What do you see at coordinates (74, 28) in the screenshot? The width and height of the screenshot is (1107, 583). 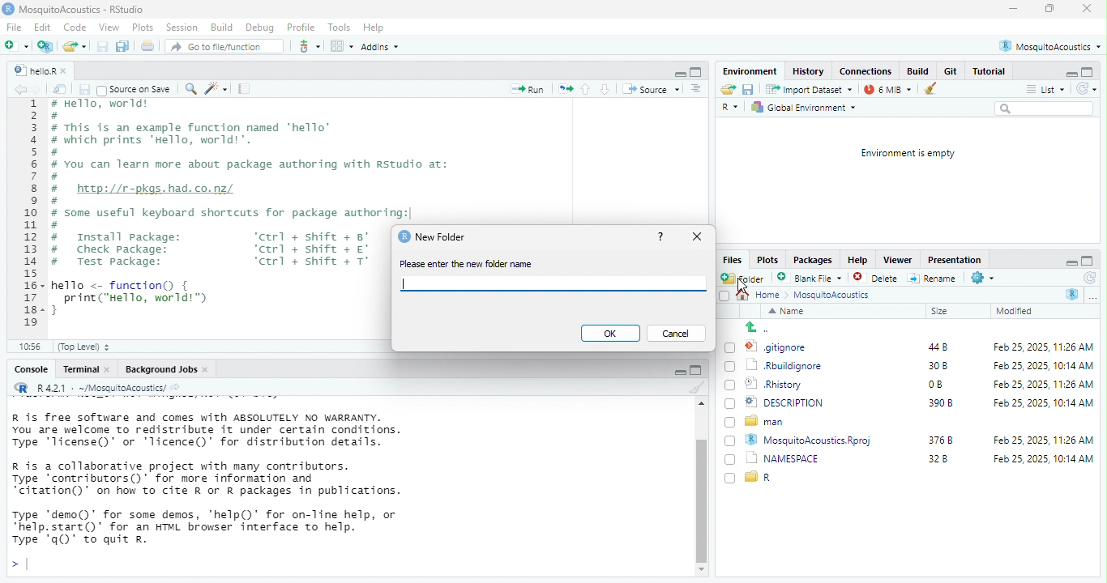 I see `Code` at bounding box center [74, 28].